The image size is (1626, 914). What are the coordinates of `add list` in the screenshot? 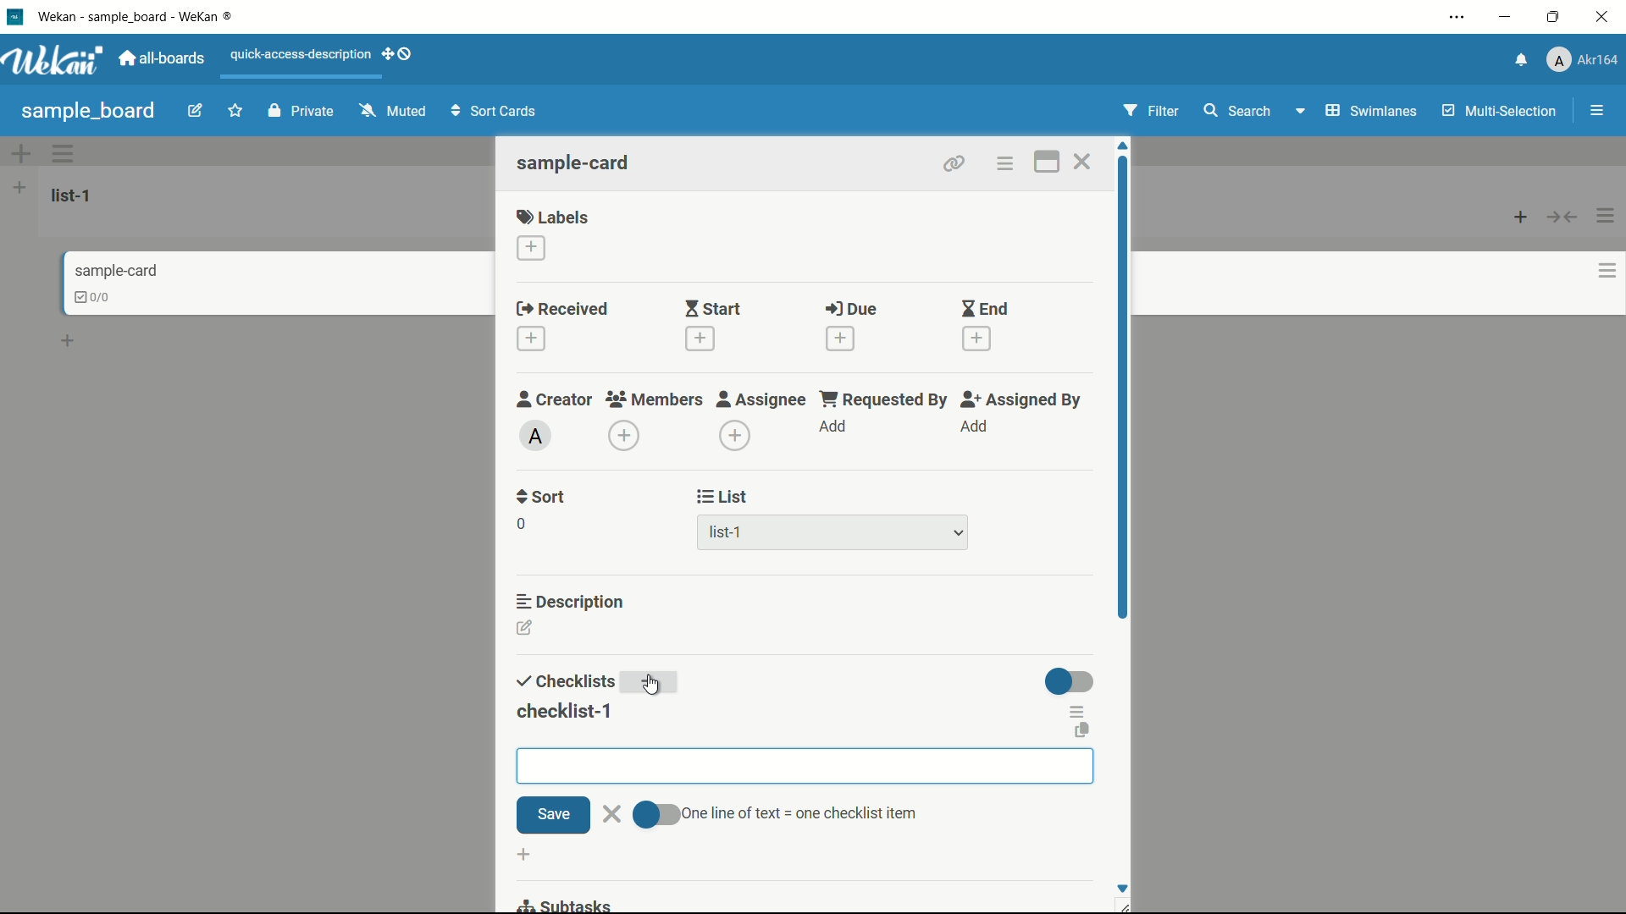 It's located at (19, 187).